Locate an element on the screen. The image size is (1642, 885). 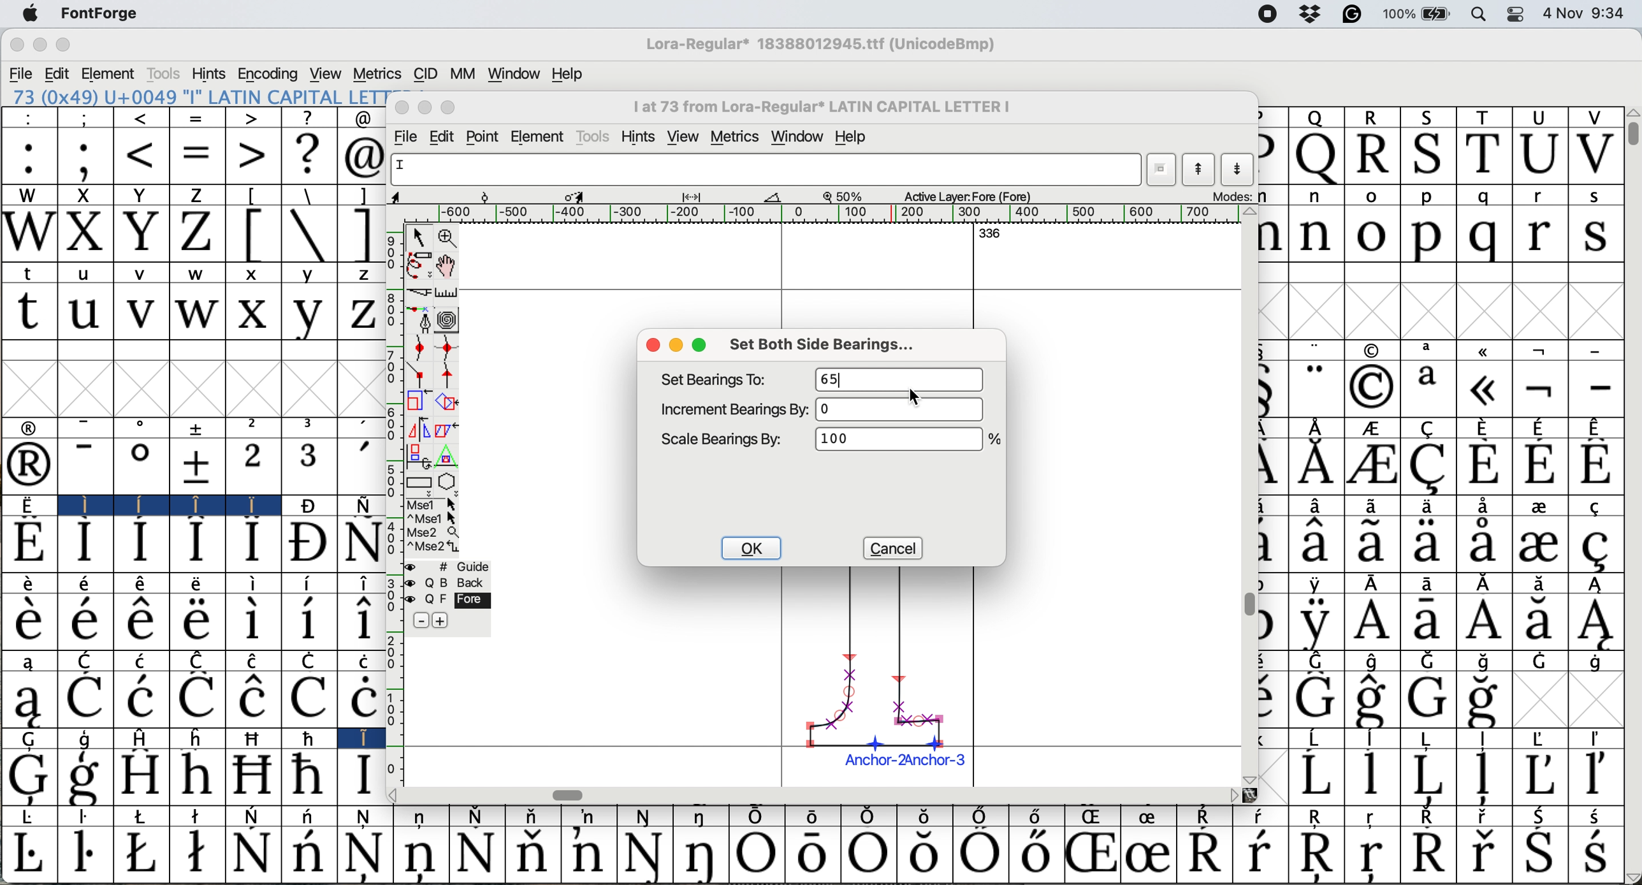
Symbol is located at coordinates (196, 465).